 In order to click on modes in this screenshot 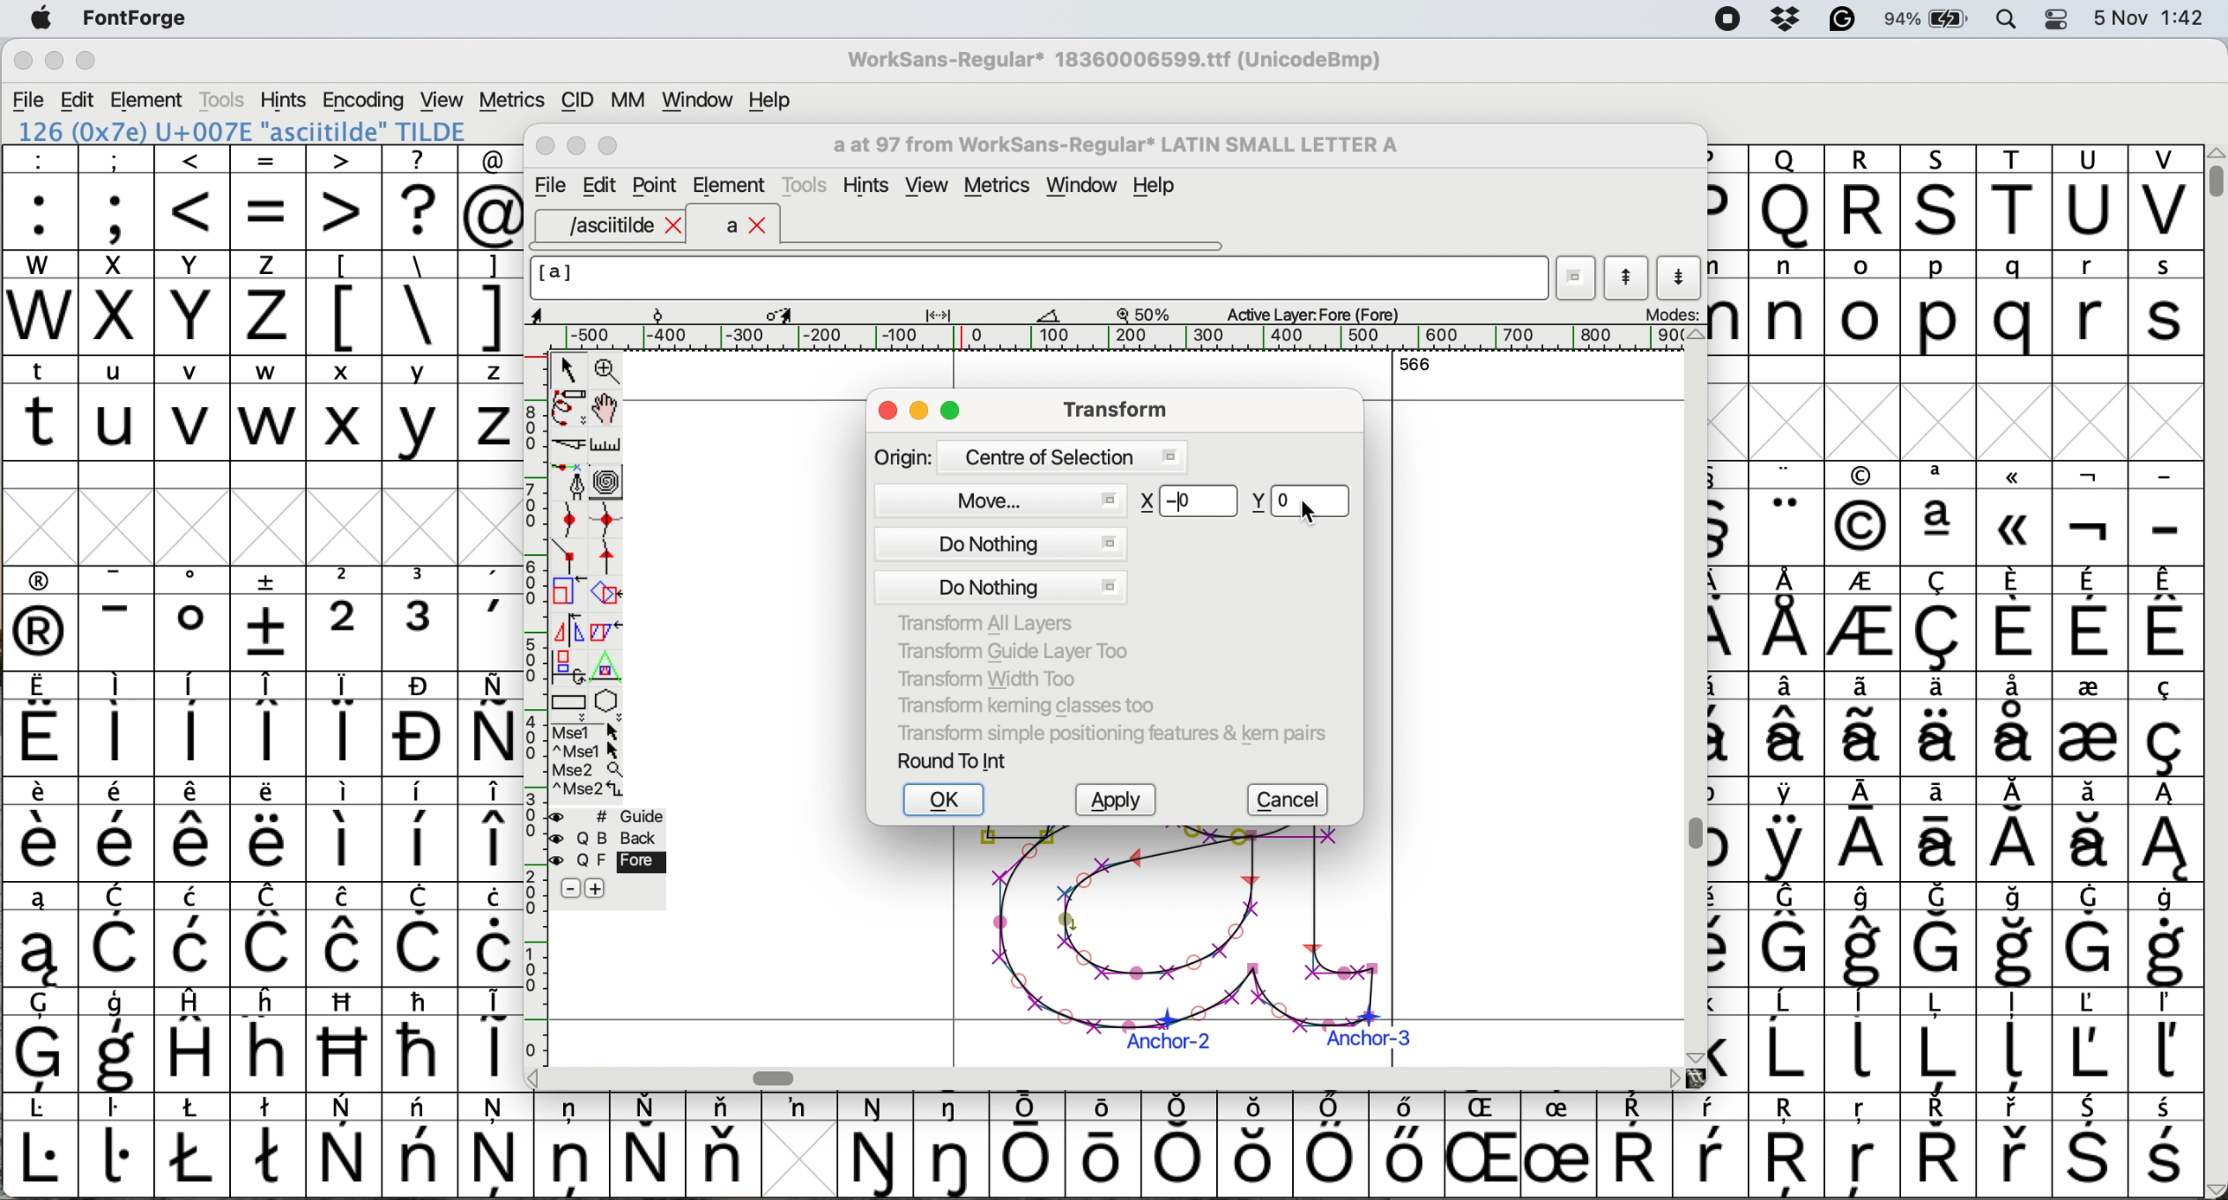, I will do `click(1670, 313)`.